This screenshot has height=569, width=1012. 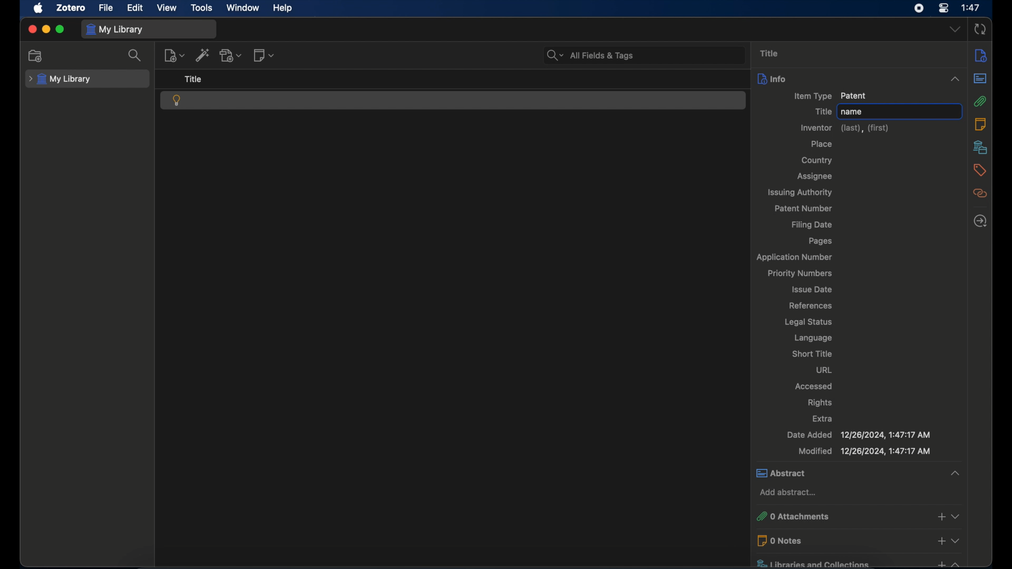 What do you see at coordinates (838, 541) in the screenshot?
I see `0 notes` at bounding box center [838, 541].